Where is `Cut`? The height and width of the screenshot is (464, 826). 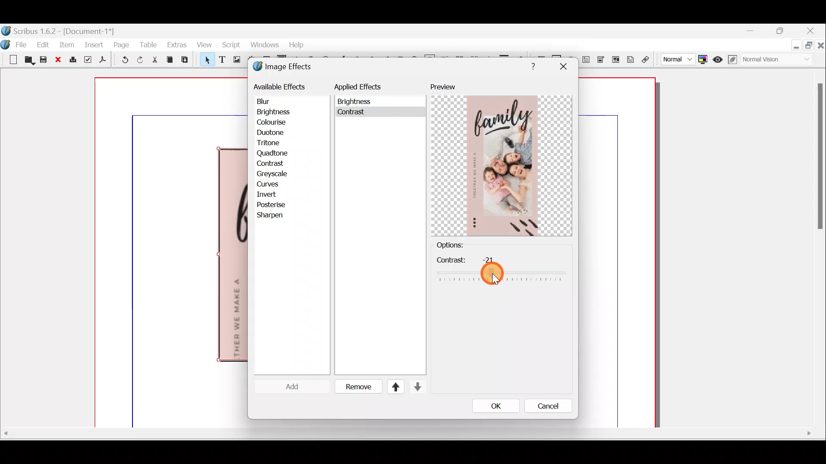 Cut is located at coordinates (154, 61).